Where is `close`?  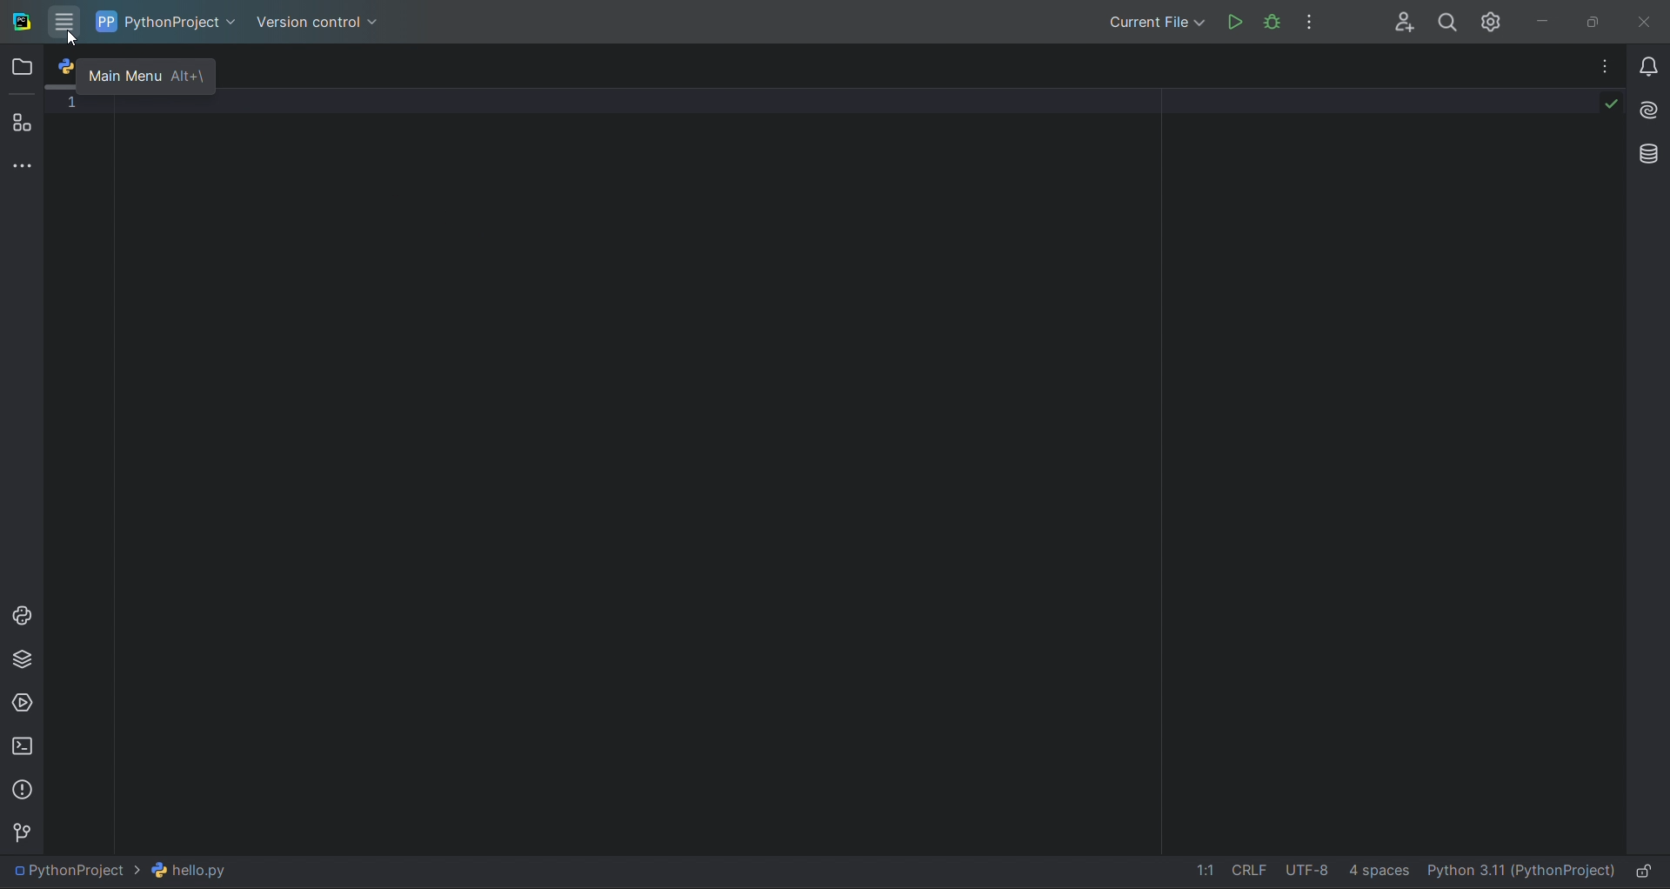
close is located at coordinates (1648, 18).